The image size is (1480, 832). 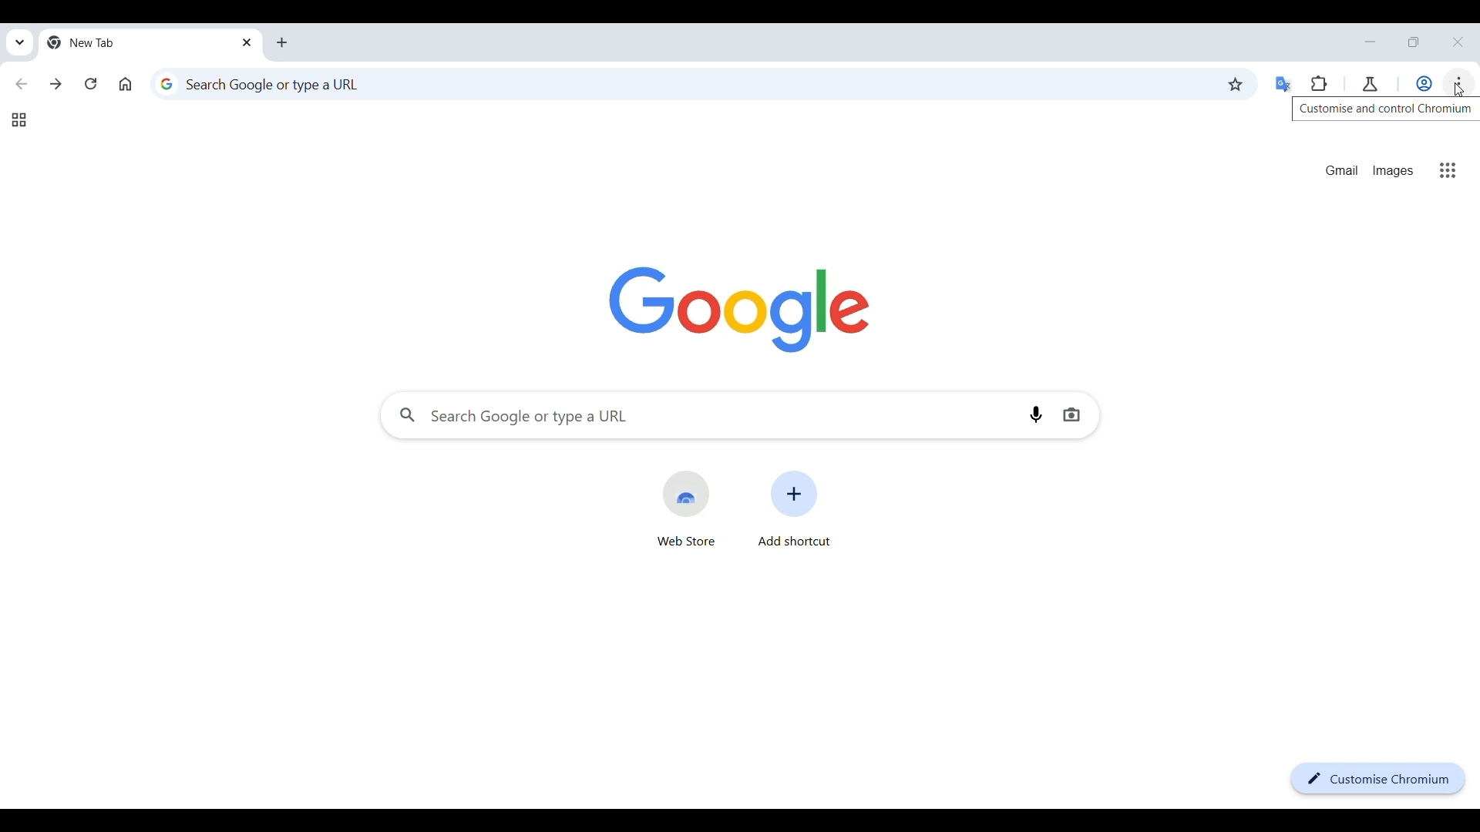 What do you see at coordinates (1341, 169) in the screenshot?
I see `Gmail` at bounding box center [1341, 169].